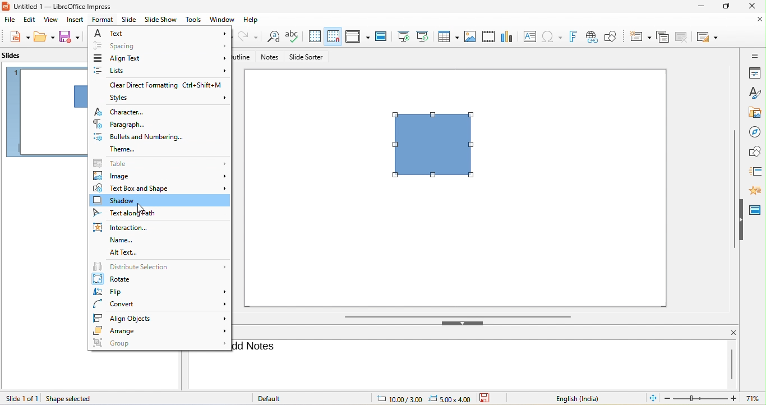 Image resolution: width=766 pixels, height=405 pixels. What do you see at coordinates (380, 35) in the screenshot?
I see `master slide` at bounding box center [380, 35].